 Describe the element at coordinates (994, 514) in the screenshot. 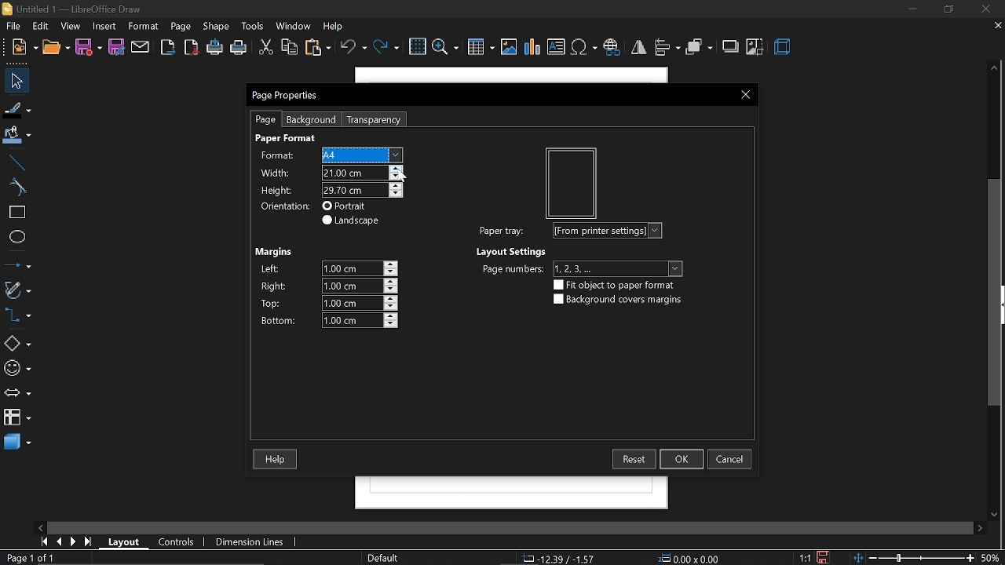

I see `move down` at that location.